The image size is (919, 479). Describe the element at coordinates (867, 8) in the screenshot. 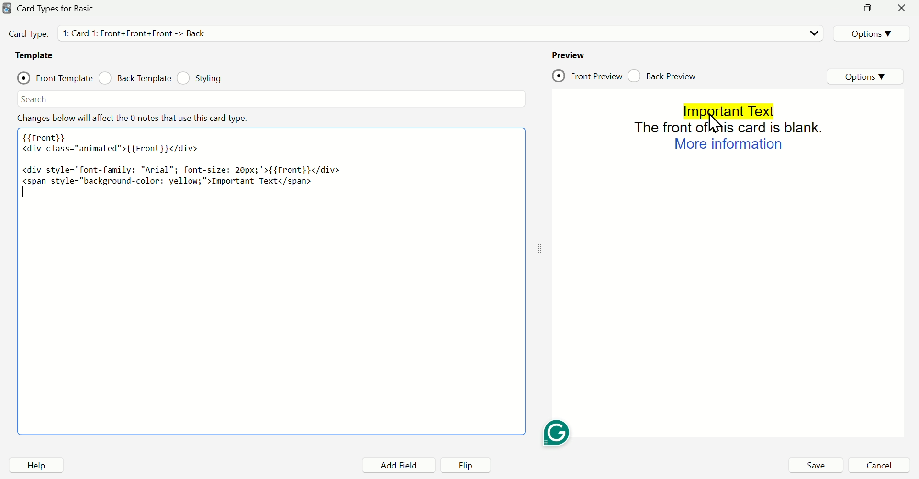

I see `Maximize` at that location.